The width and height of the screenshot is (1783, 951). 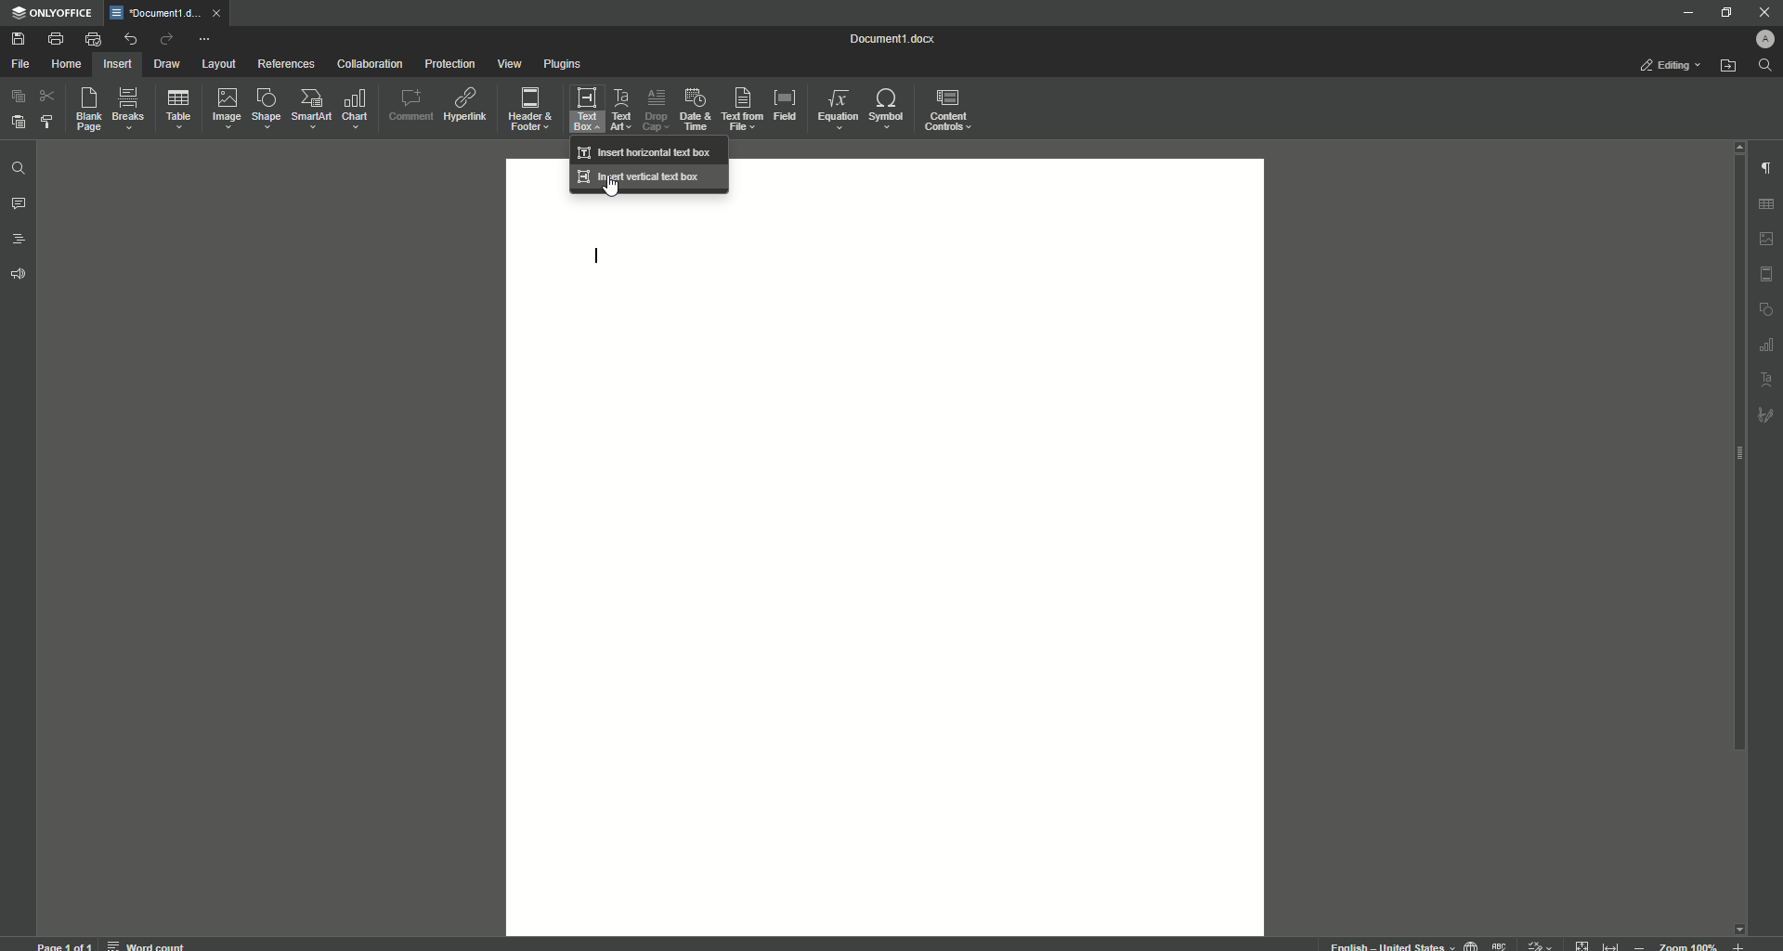 What do you see at coordinates (833, 107) in the screenshot?
I see `Equation` at bounding box center [833, 107].